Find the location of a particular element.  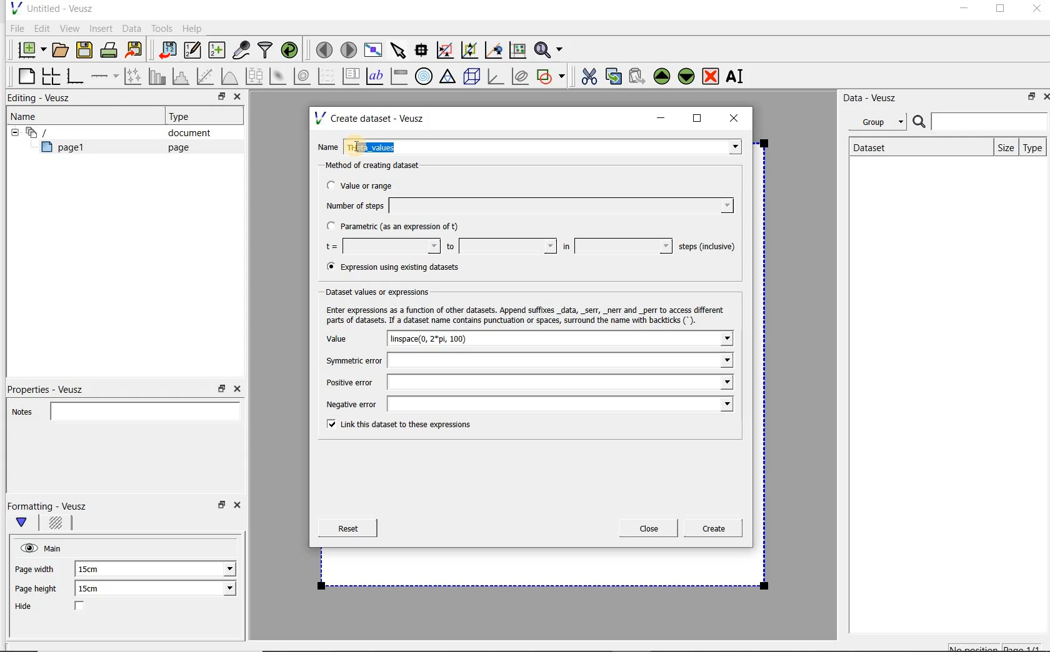

plot key is located at coordinates (352, 76).